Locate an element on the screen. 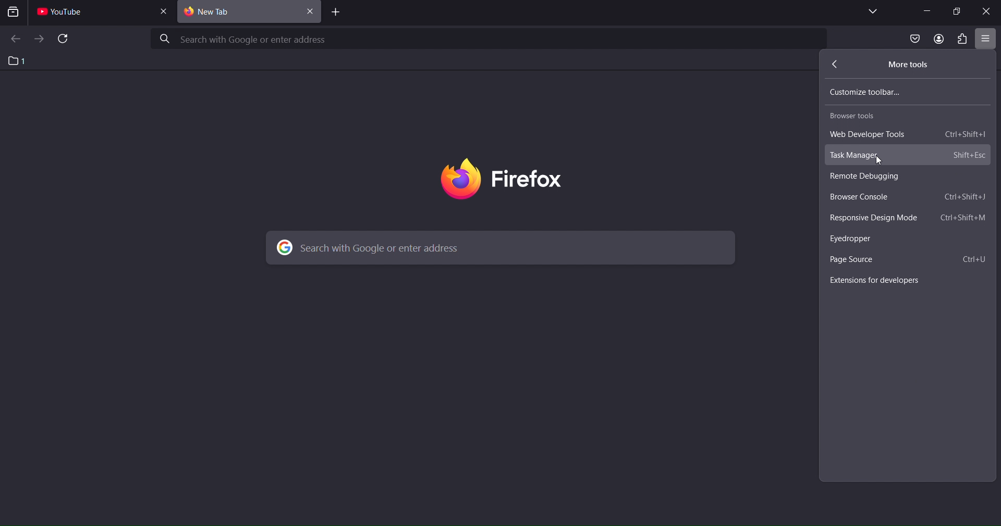 This screenshot has height=526, width=1001. Ctrl+Shift_M is located at coordinates (963, 218).